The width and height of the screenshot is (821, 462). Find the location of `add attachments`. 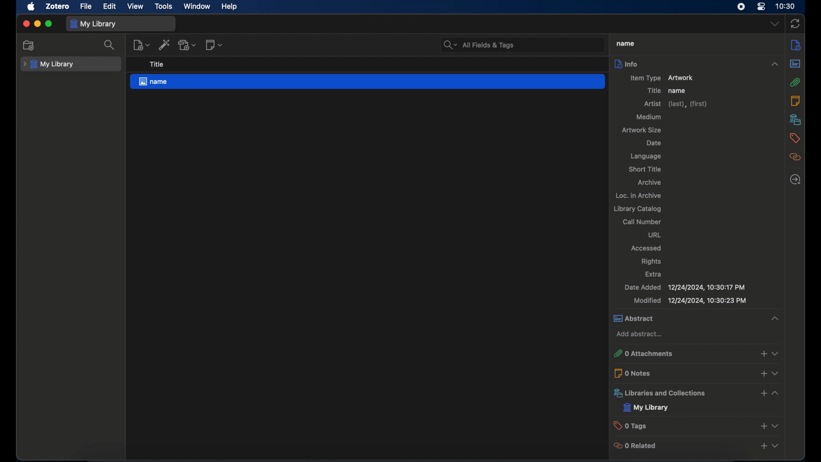

add attachments is located at coordinates (187, 45).